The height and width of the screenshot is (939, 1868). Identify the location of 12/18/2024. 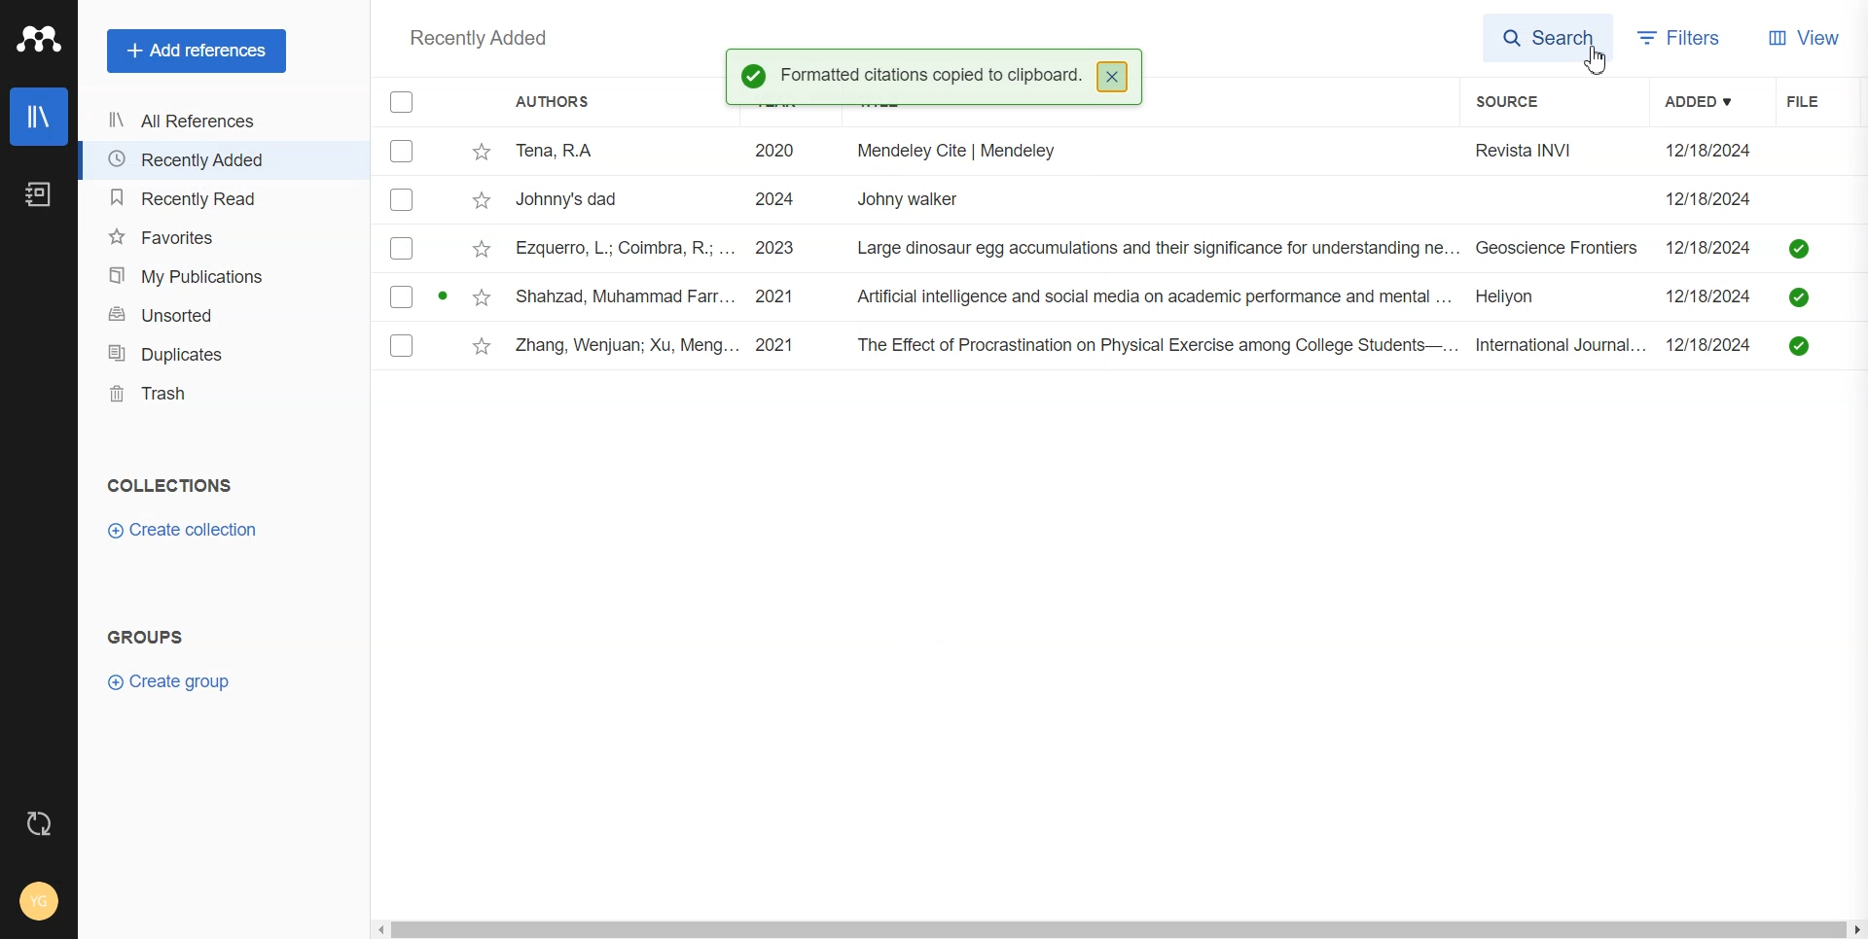
(1715, 246).